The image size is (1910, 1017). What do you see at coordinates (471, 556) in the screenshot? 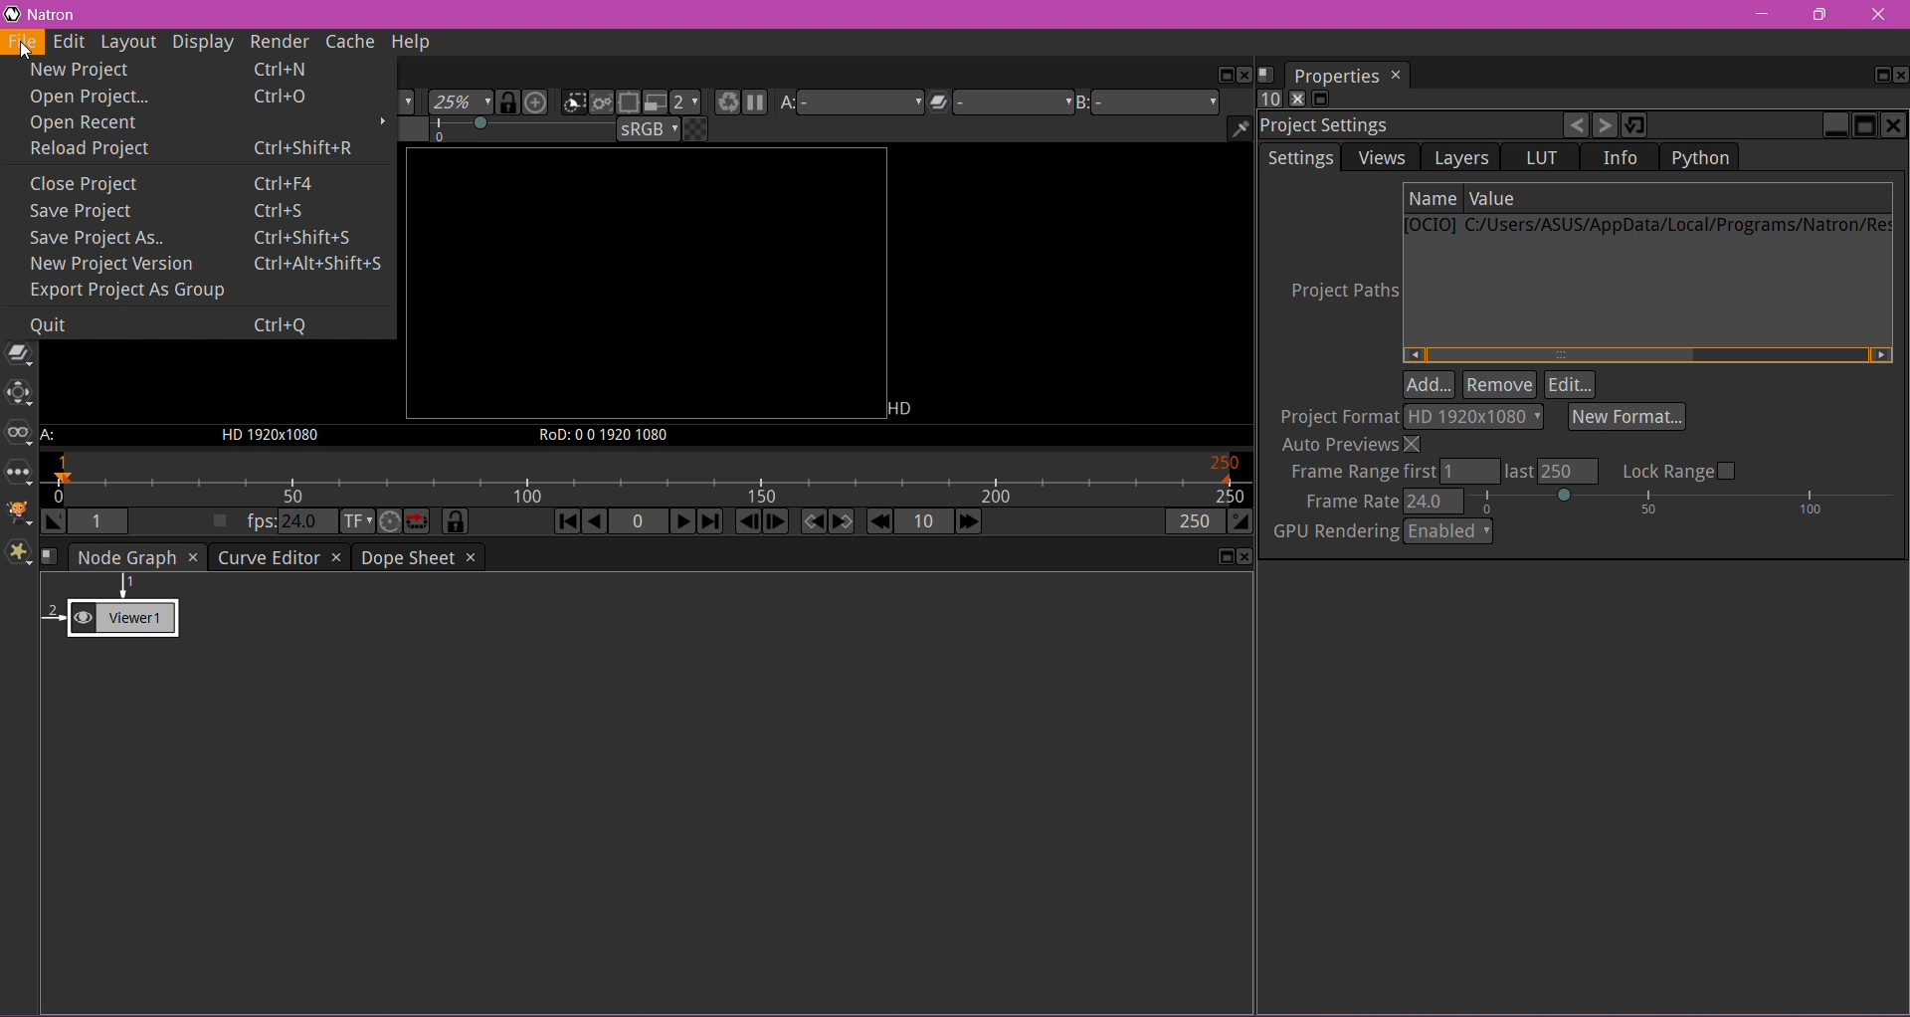
I see `Close Tab` at bounding box center [471, 556].